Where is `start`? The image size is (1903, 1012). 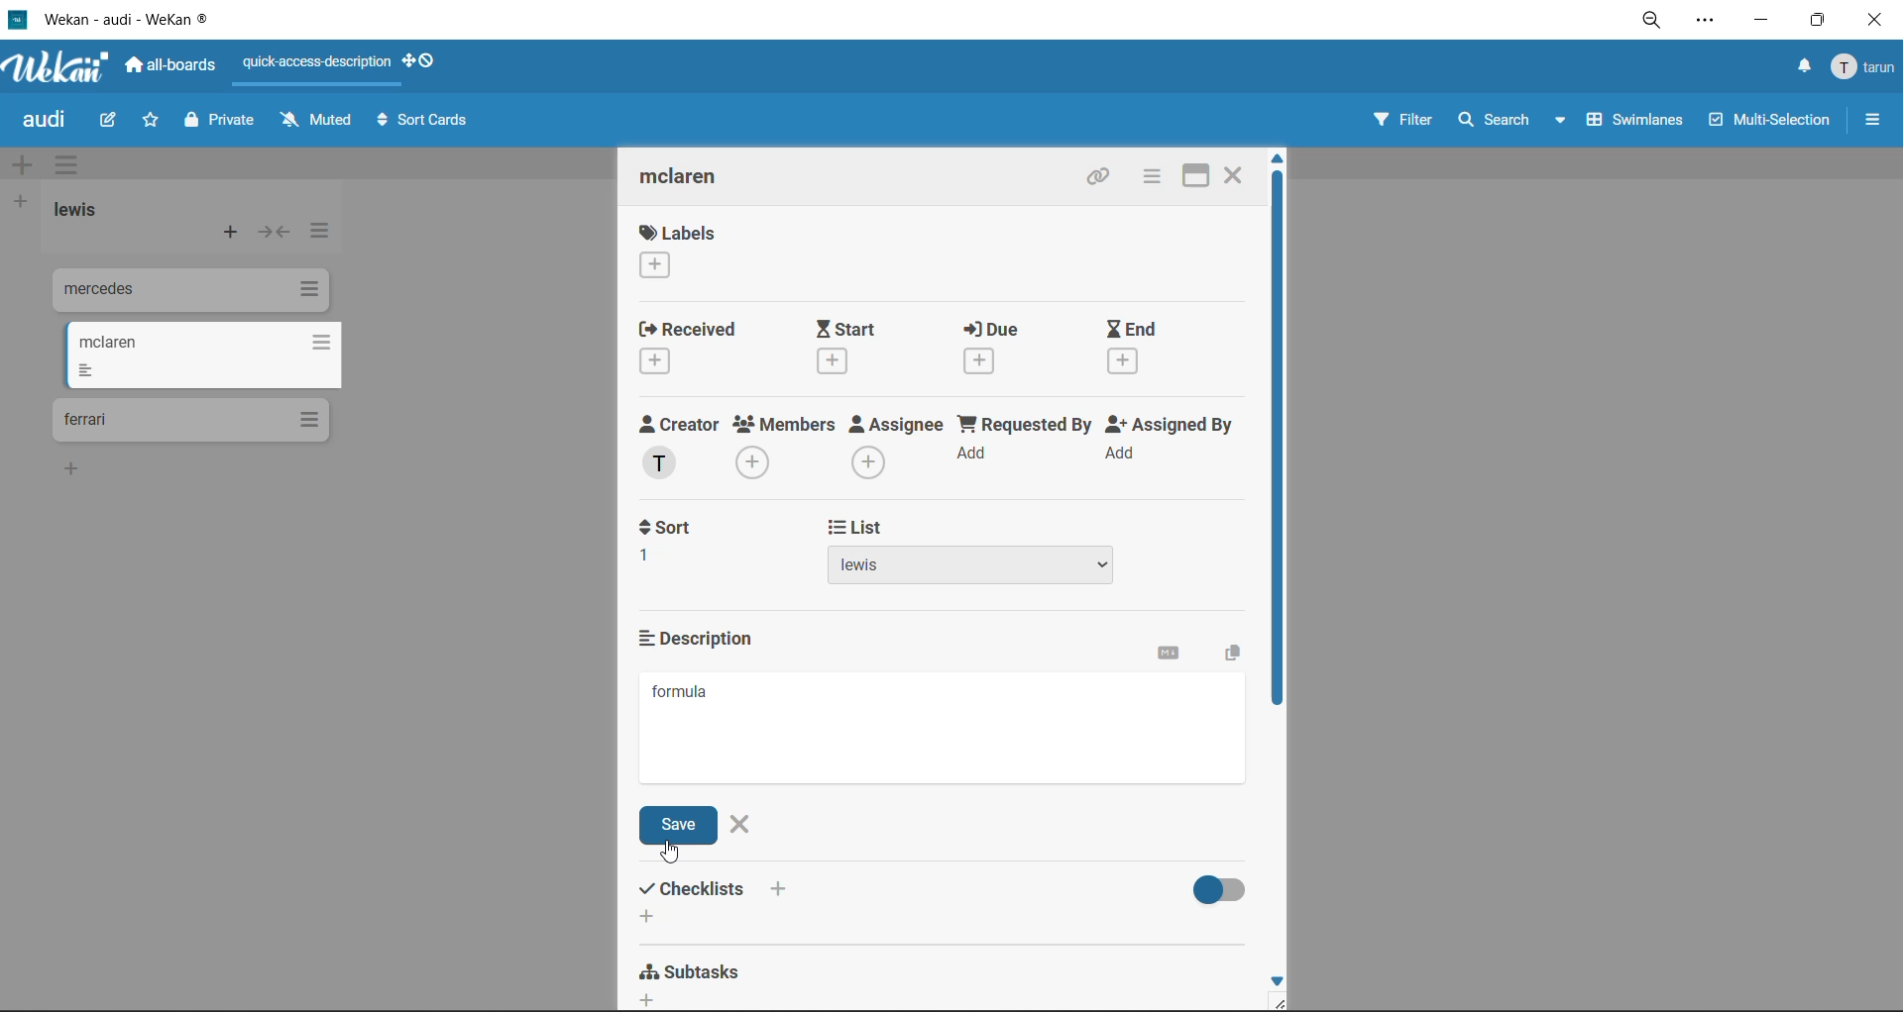
start is located at coordinates (853, 347).